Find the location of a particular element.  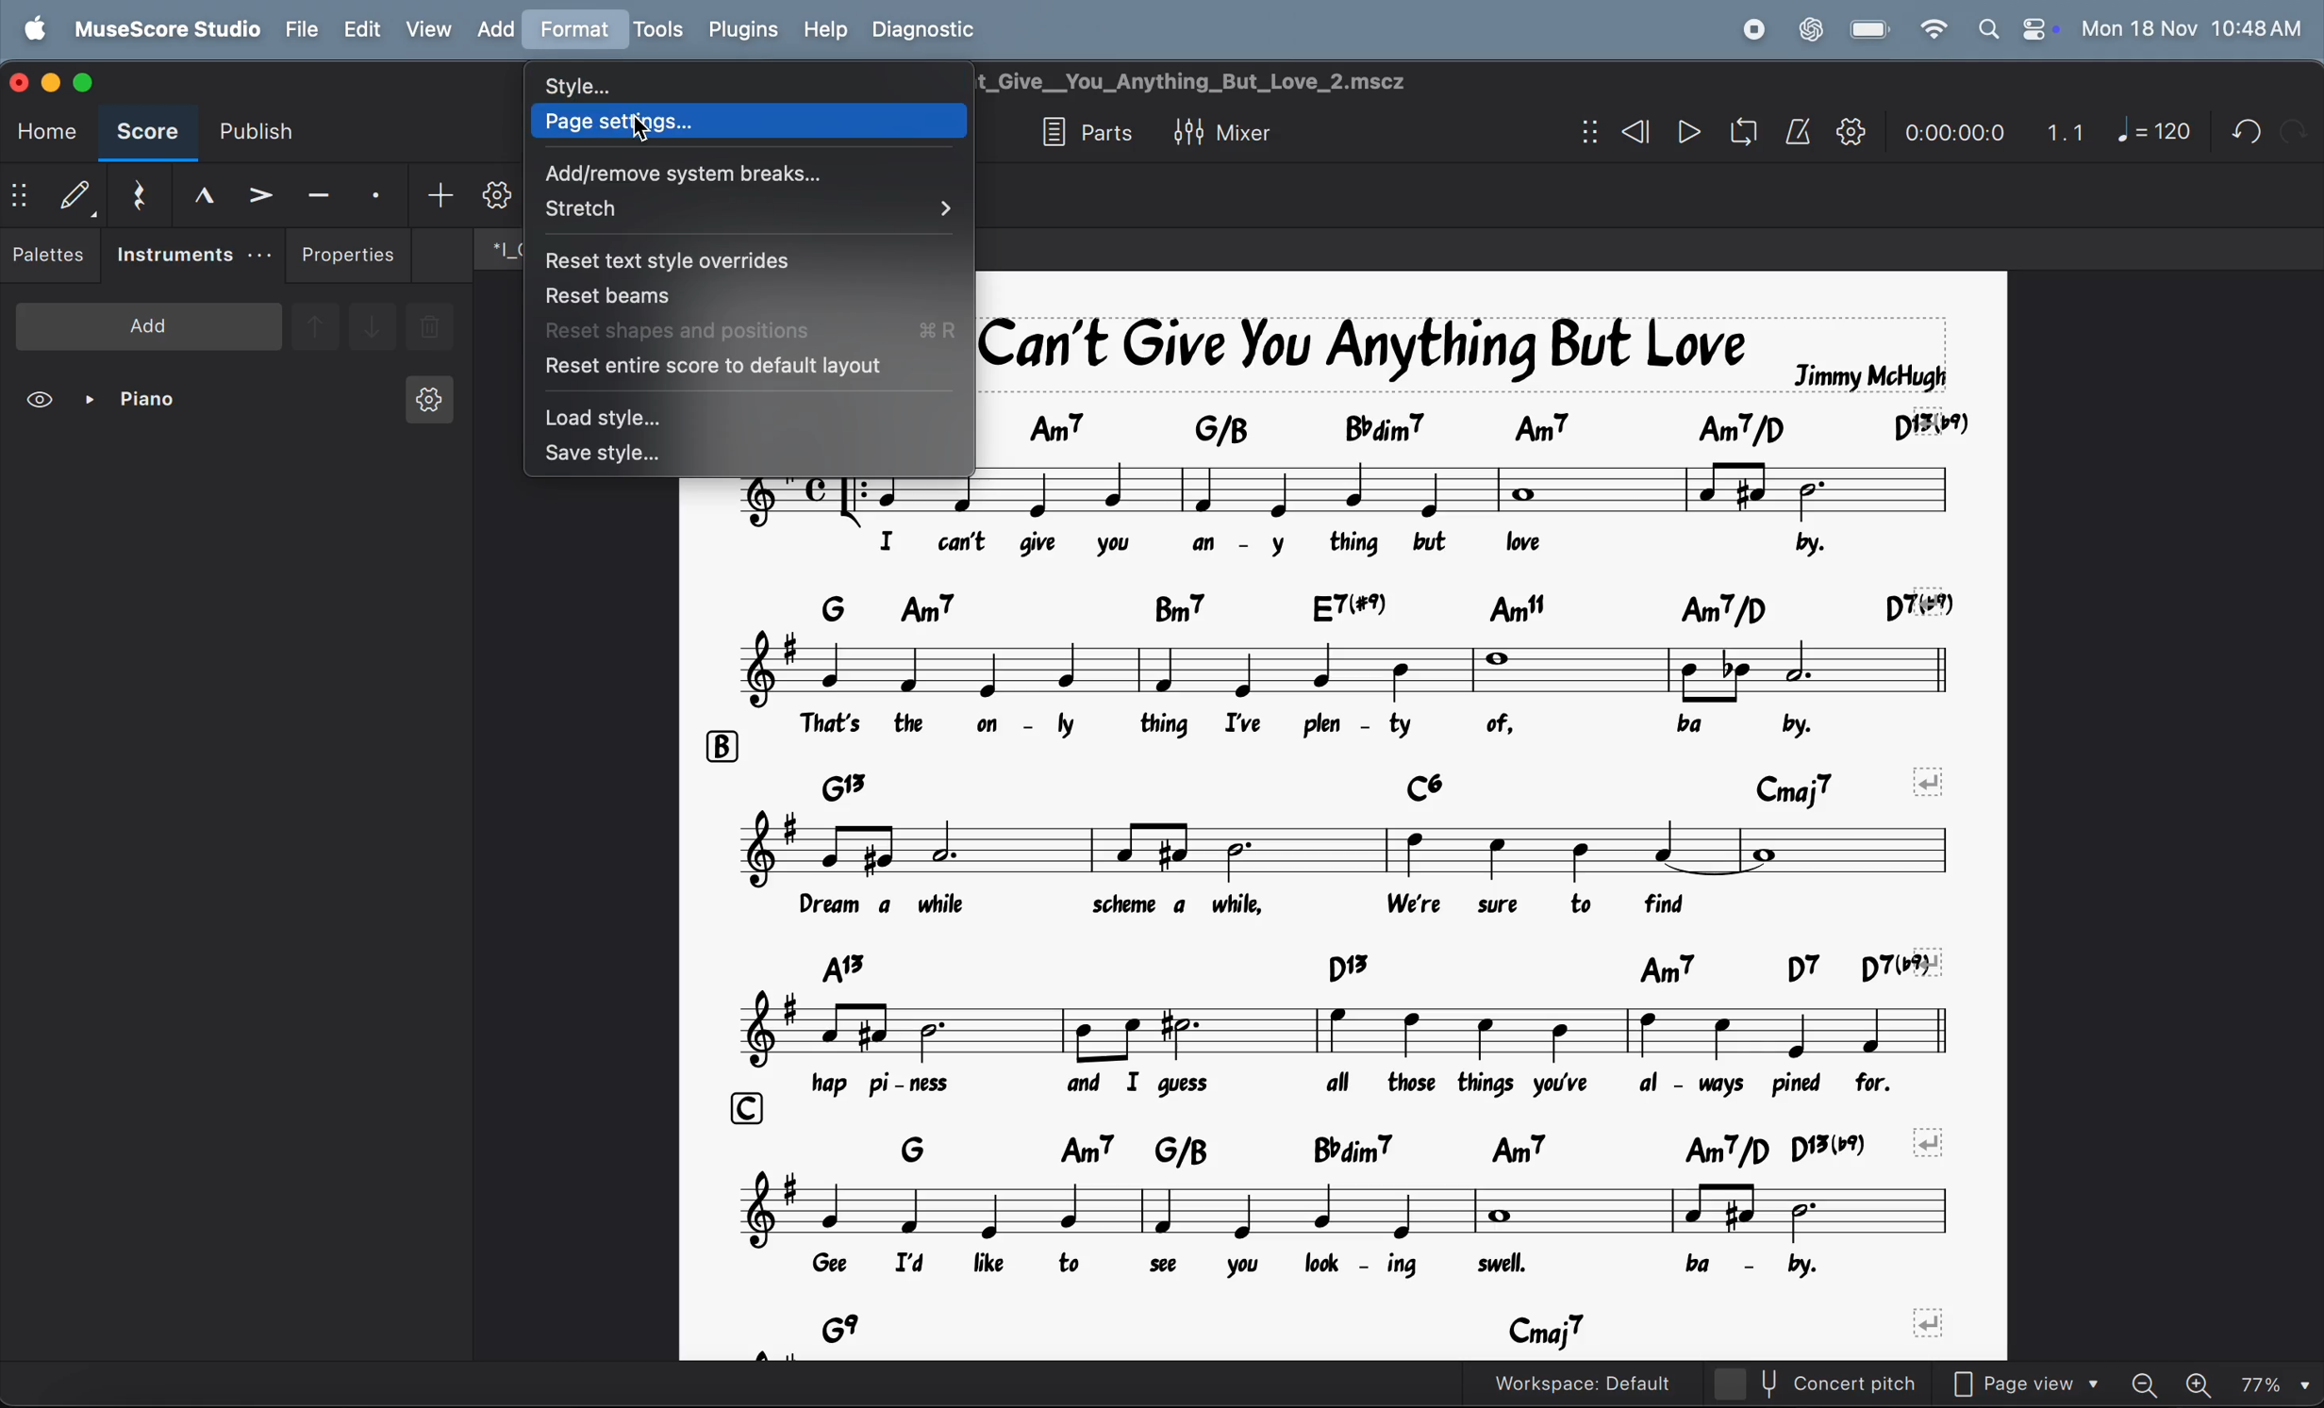

delete is located at coordinates (430, 329).